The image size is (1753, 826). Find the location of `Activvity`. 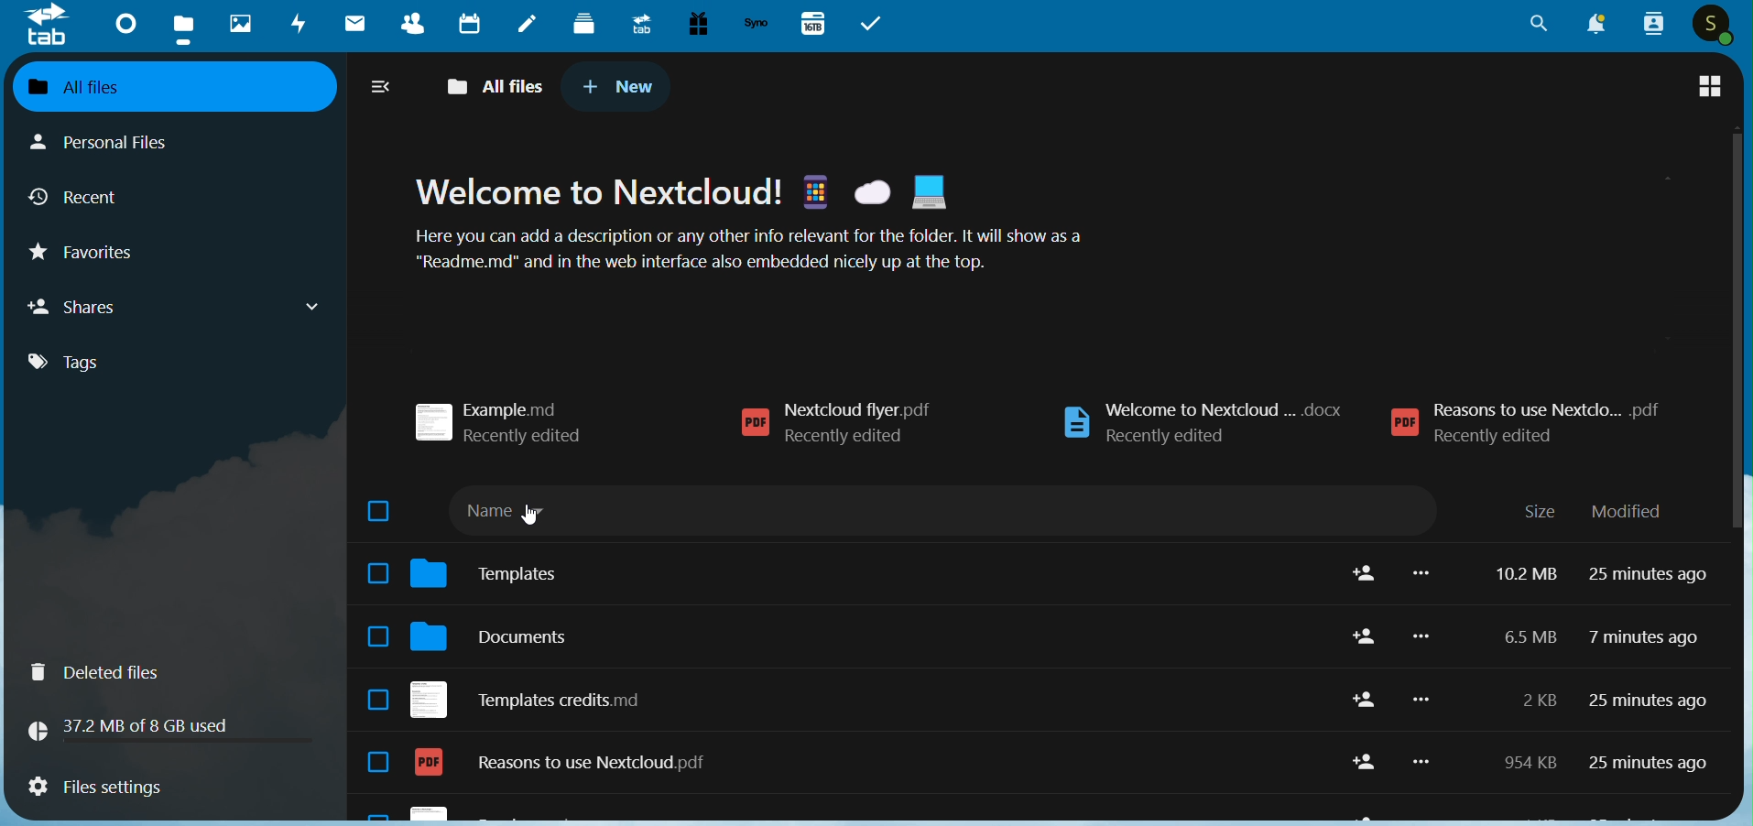

Activvity is located at coordinates (298, 24).